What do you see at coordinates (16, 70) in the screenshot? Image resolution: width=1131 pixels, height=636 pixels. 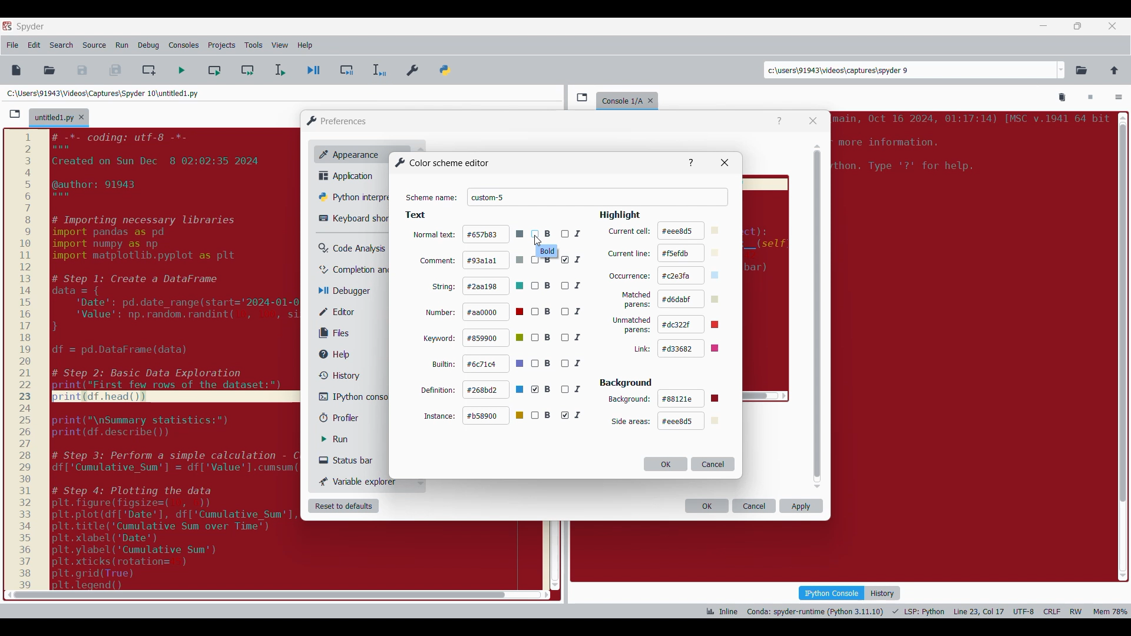 I see `New file` at bounding box center [16, 70].